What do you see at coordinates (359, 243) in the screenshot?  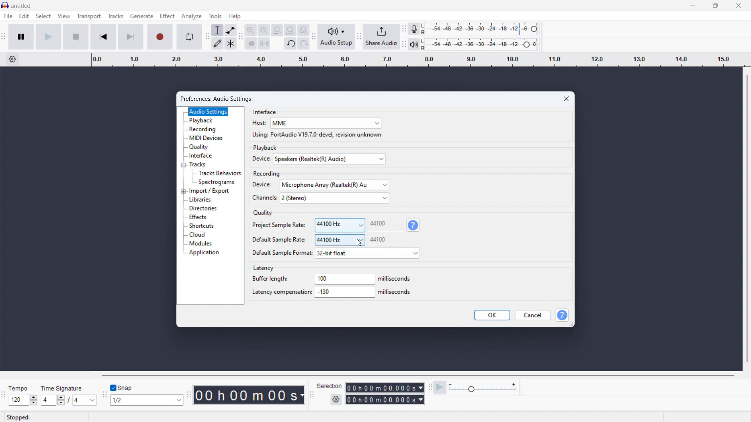 I see `cursor` at bounding box center [359, 243].